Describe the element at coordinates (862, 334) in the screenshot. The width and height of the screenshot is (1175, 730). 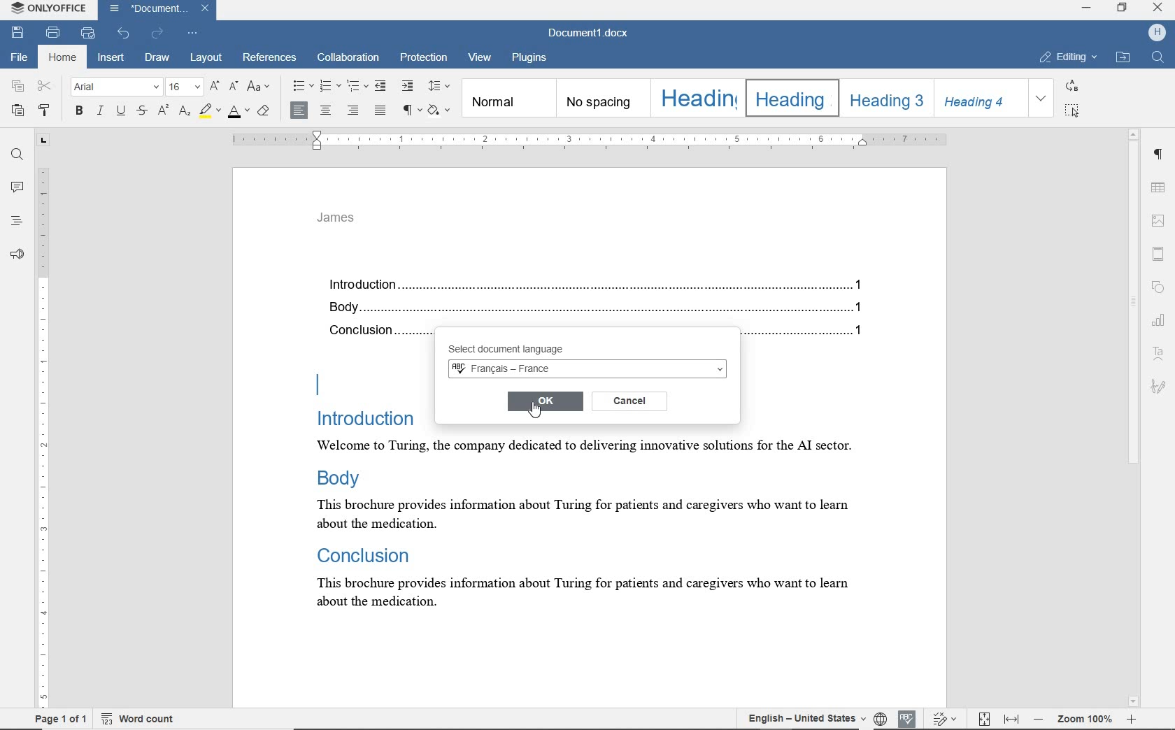
I see `1` at that location.